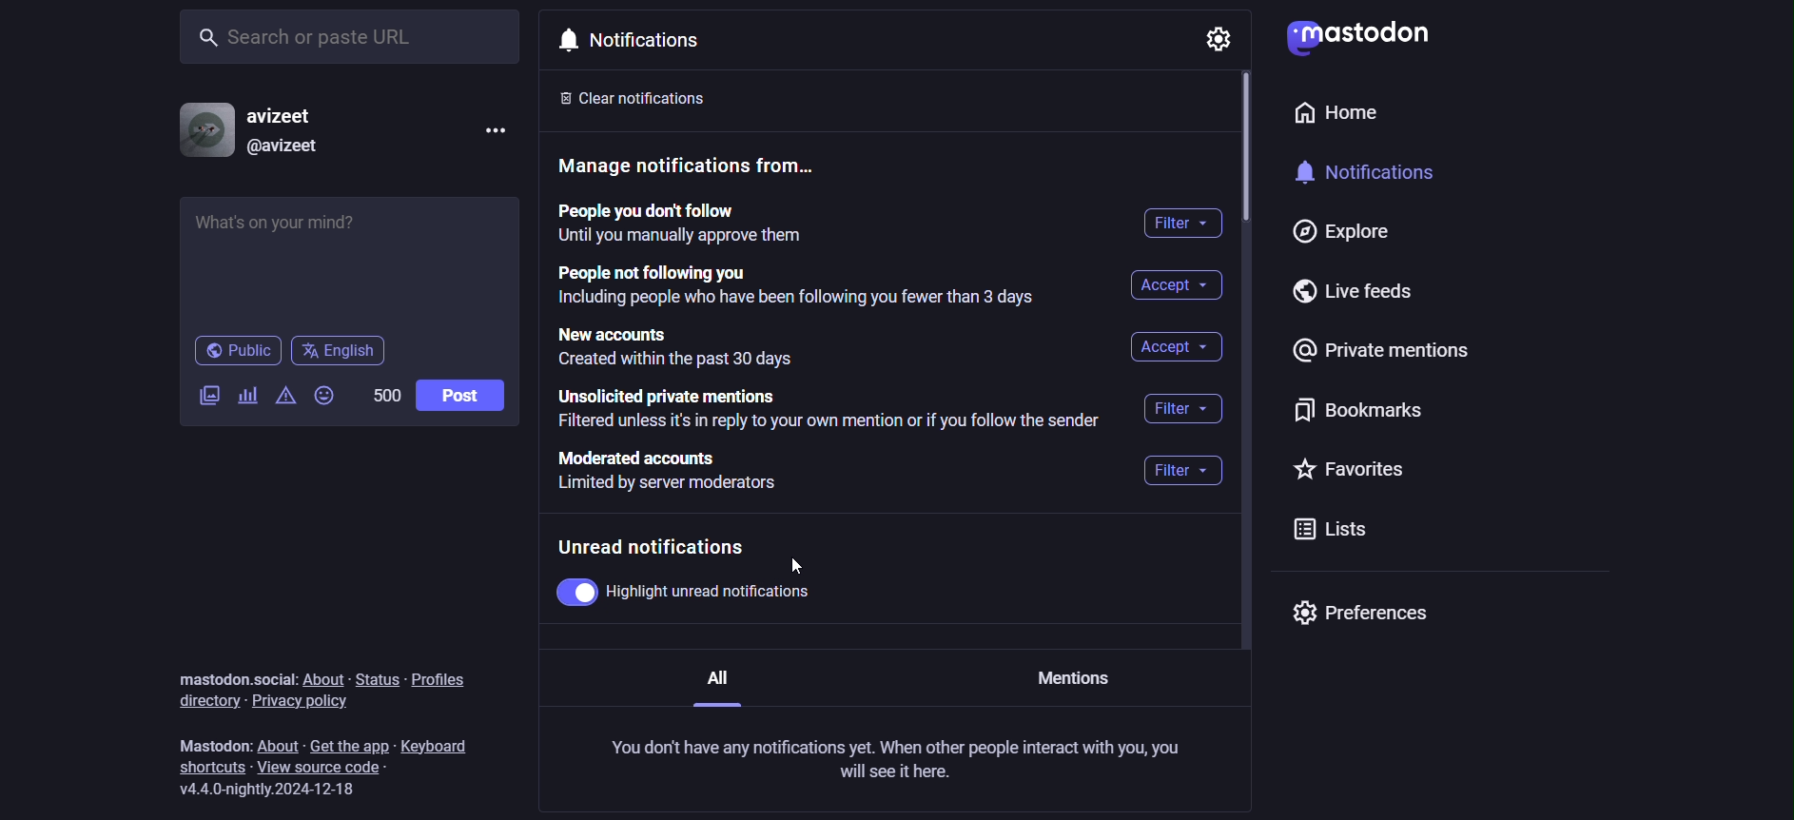 This screenshot has width=1794, height=820. Describe the element at coordinates (205, 701) in the screenshot. I see `directory` at that location.